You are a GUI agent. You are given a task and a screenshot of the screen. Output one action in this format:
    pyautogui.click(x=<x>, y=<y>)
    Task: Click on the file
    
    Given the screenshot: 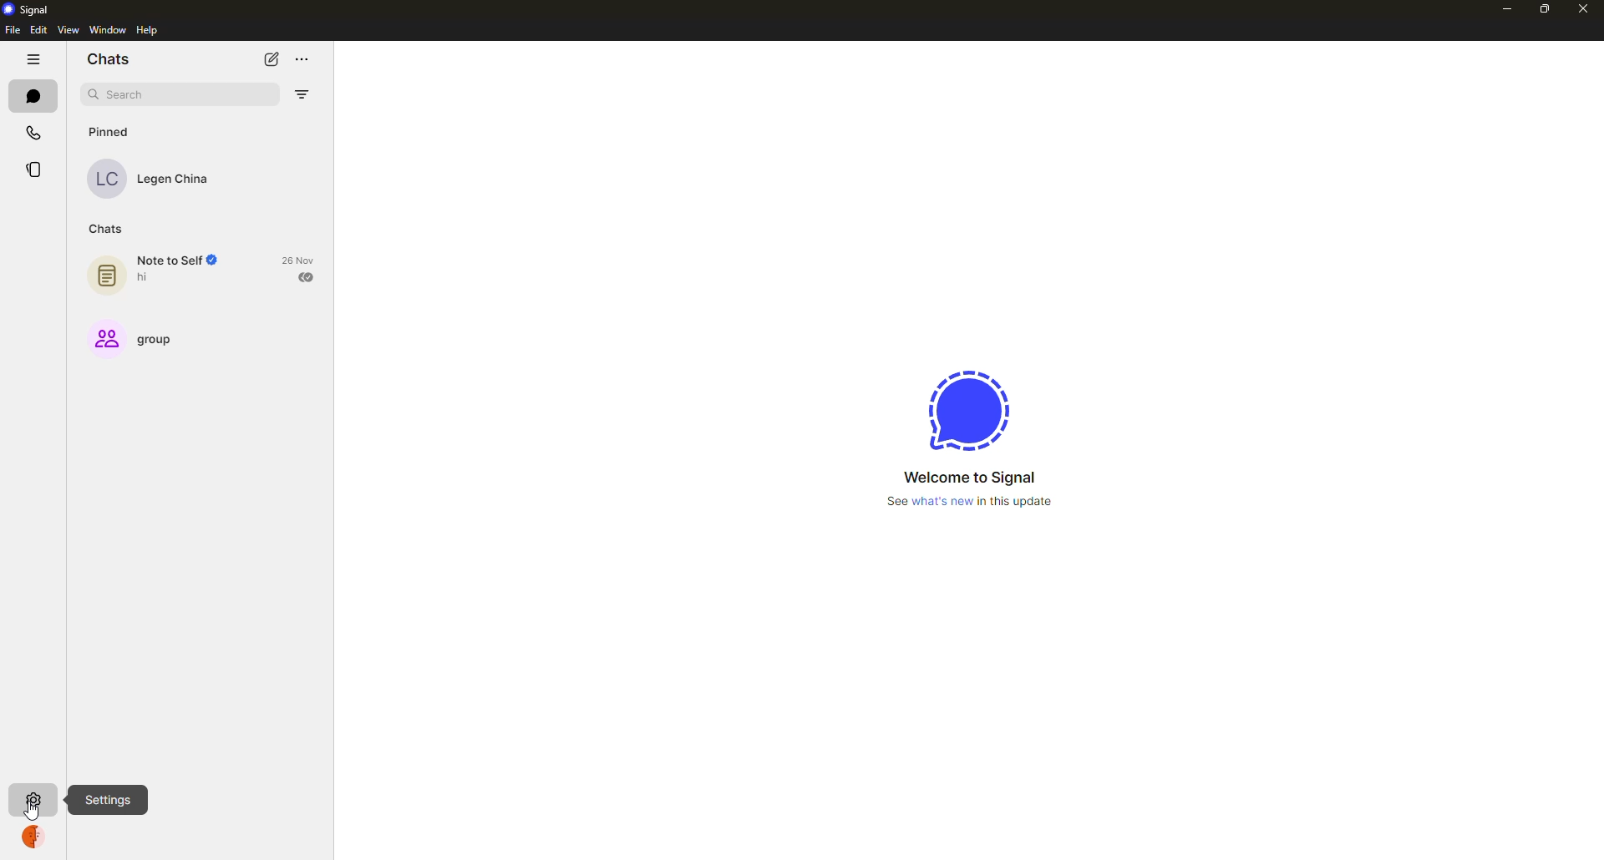 What is the action you would take?
    pyautogui.click(x=12, y=32)
    